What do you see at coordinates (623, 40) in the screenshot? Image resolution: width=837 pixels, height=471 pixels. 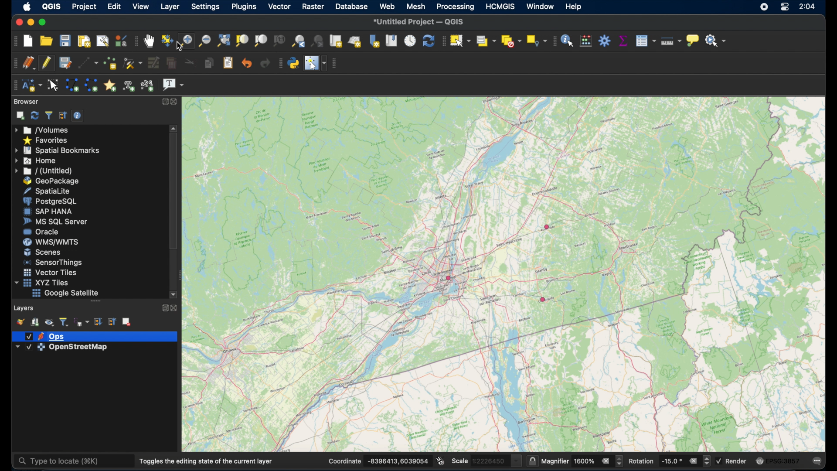 I see `show statistical summary` at bounding box center [623, 40].